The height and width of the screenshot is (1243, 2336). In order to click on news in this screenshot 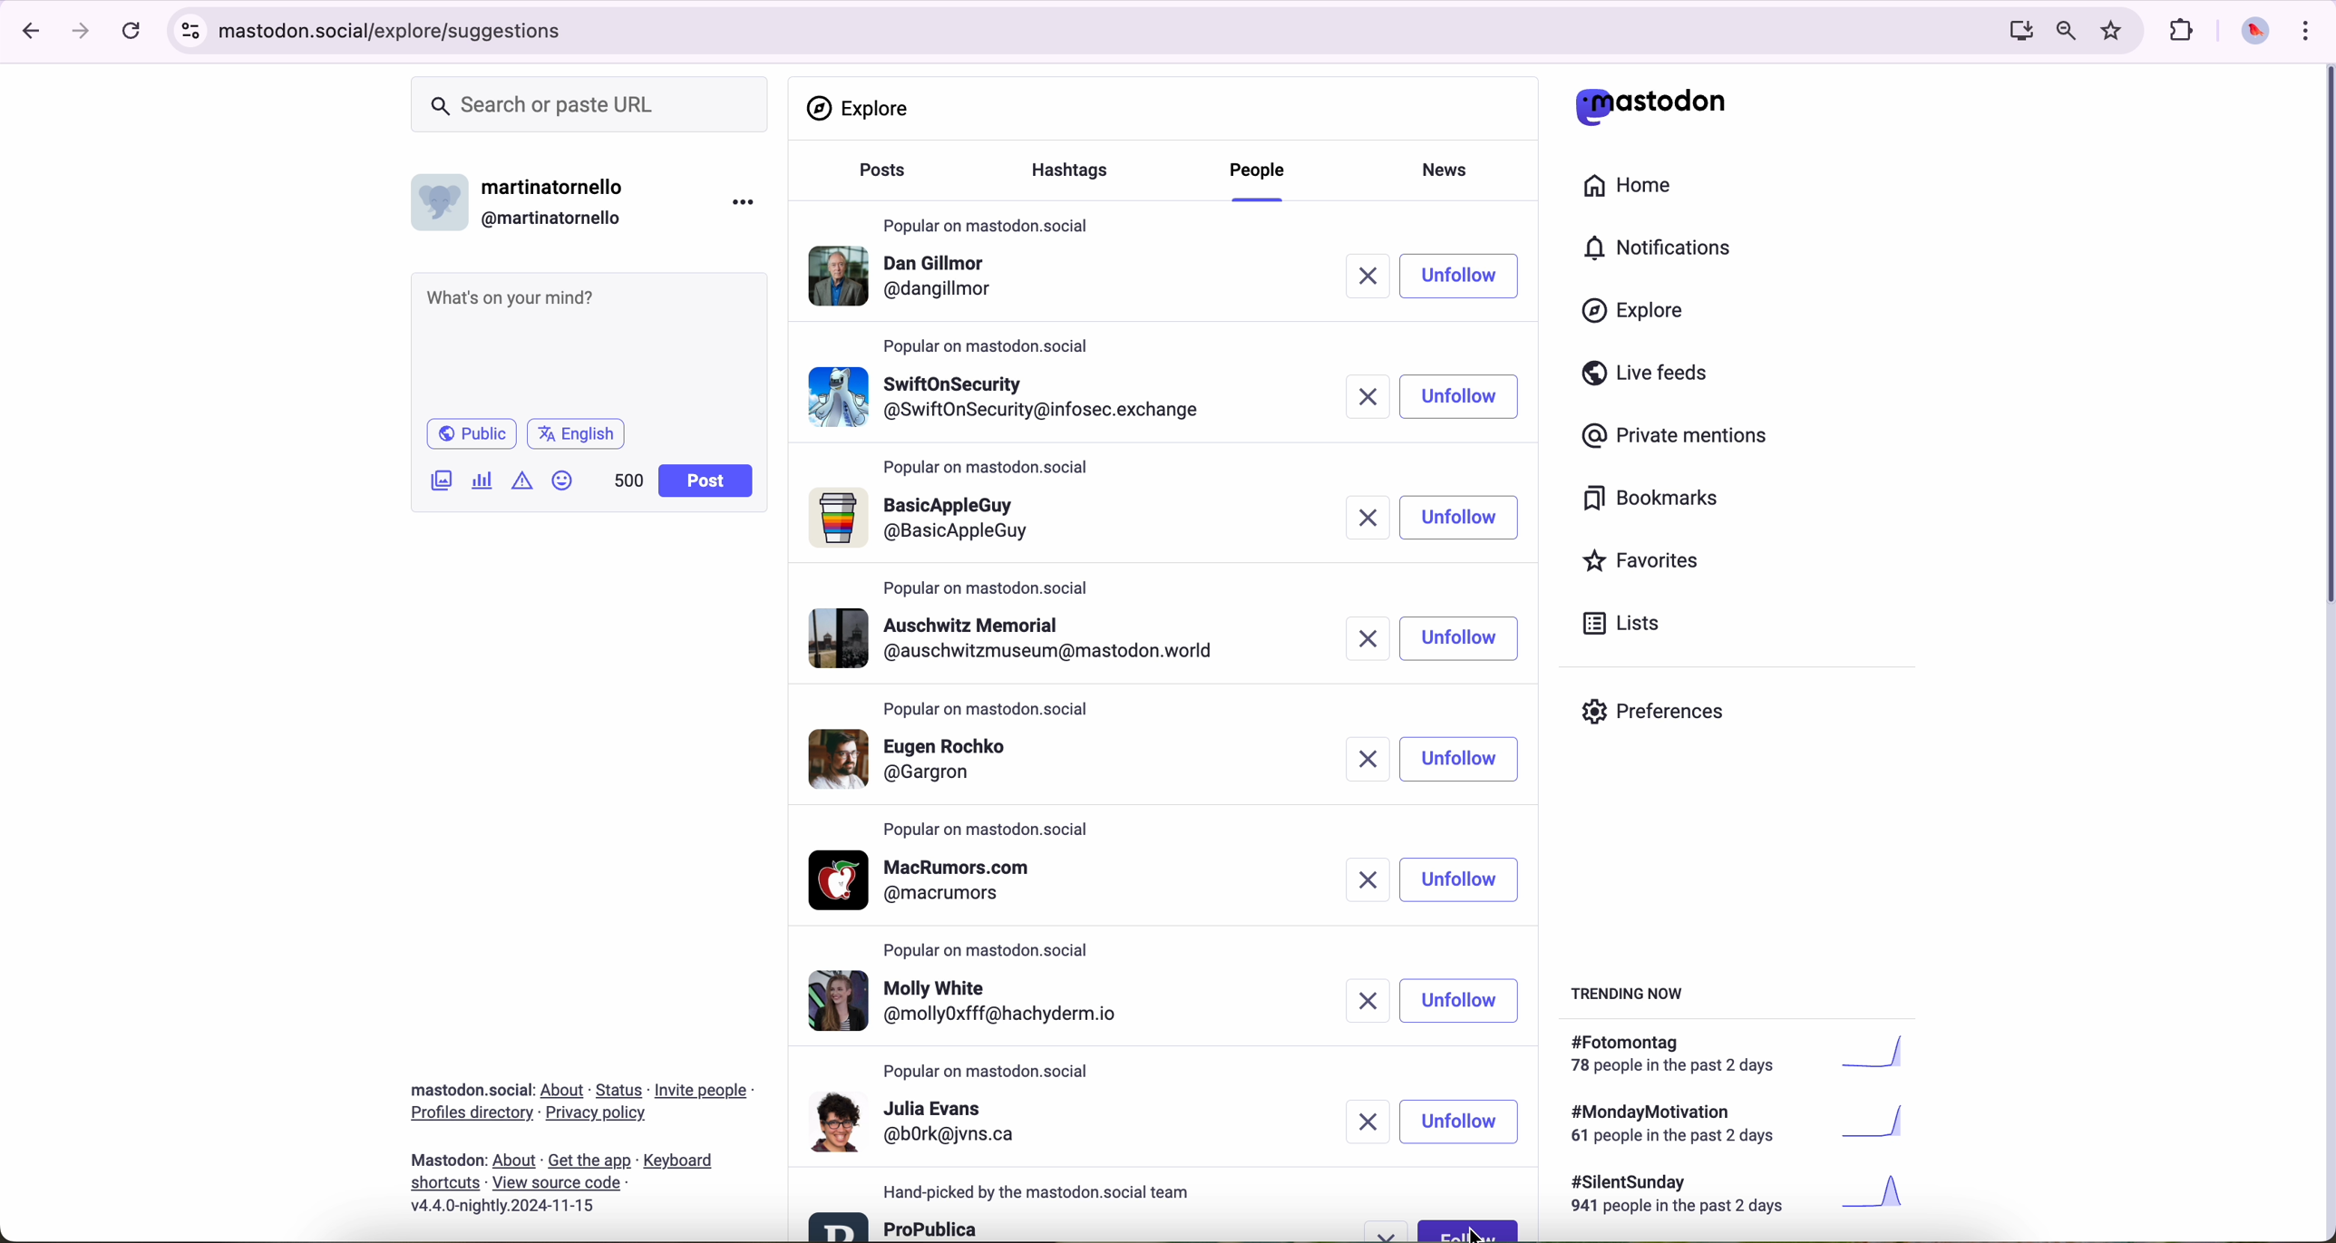, I will do `click(1451, 168)`.